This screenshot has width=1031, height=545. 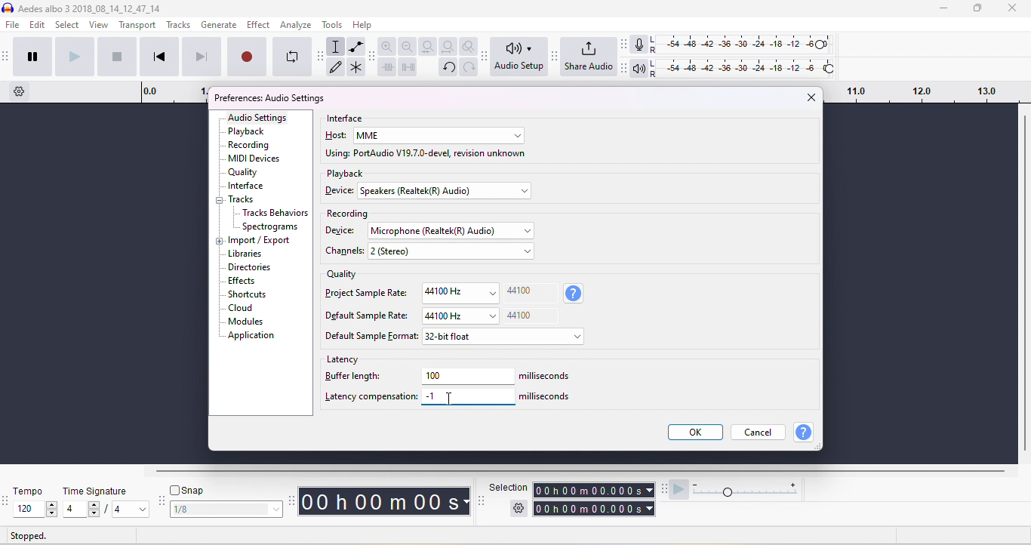 I want to click on snap, so click(x=189, y=490).